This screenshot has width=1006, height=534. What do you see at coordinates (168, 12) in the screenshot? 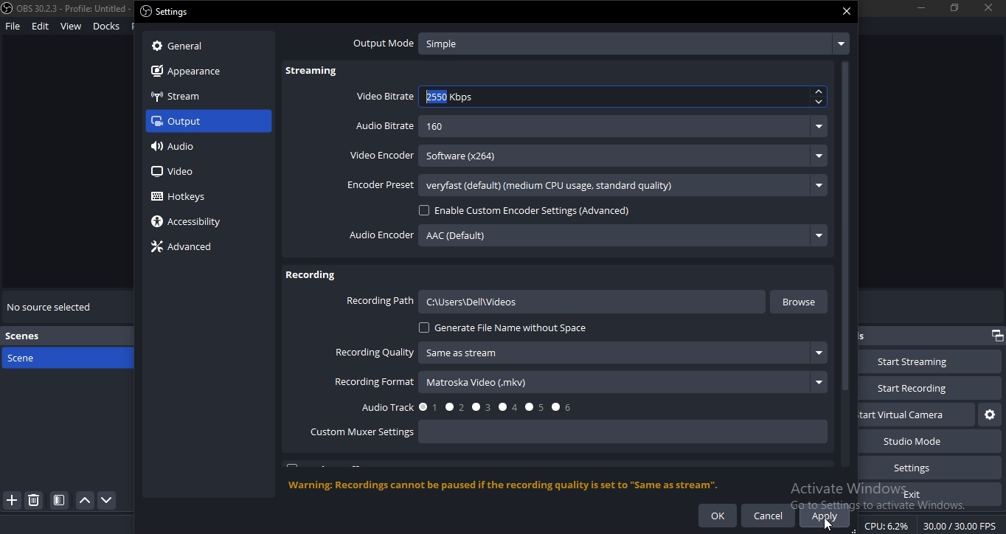
I see `settings` at bounding box center [168, 12].